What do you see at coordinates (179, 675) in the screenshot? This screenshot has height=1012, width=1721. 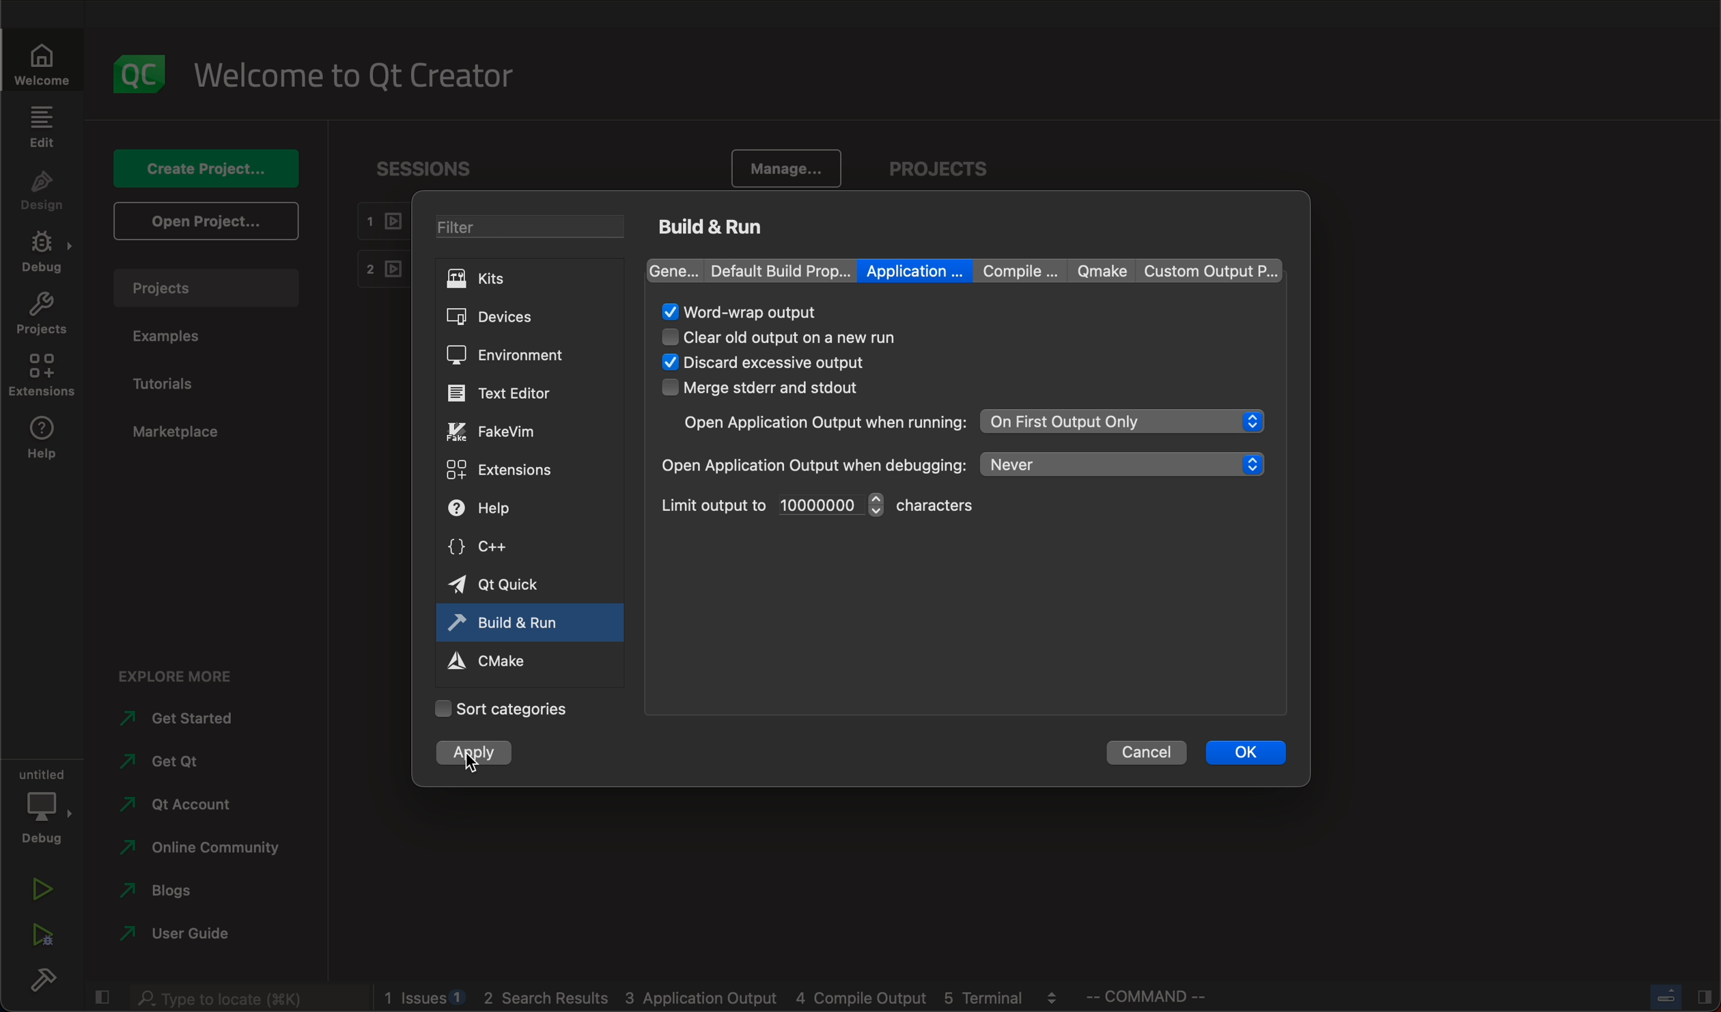 I see `explore` at bounding box center [179, 675].